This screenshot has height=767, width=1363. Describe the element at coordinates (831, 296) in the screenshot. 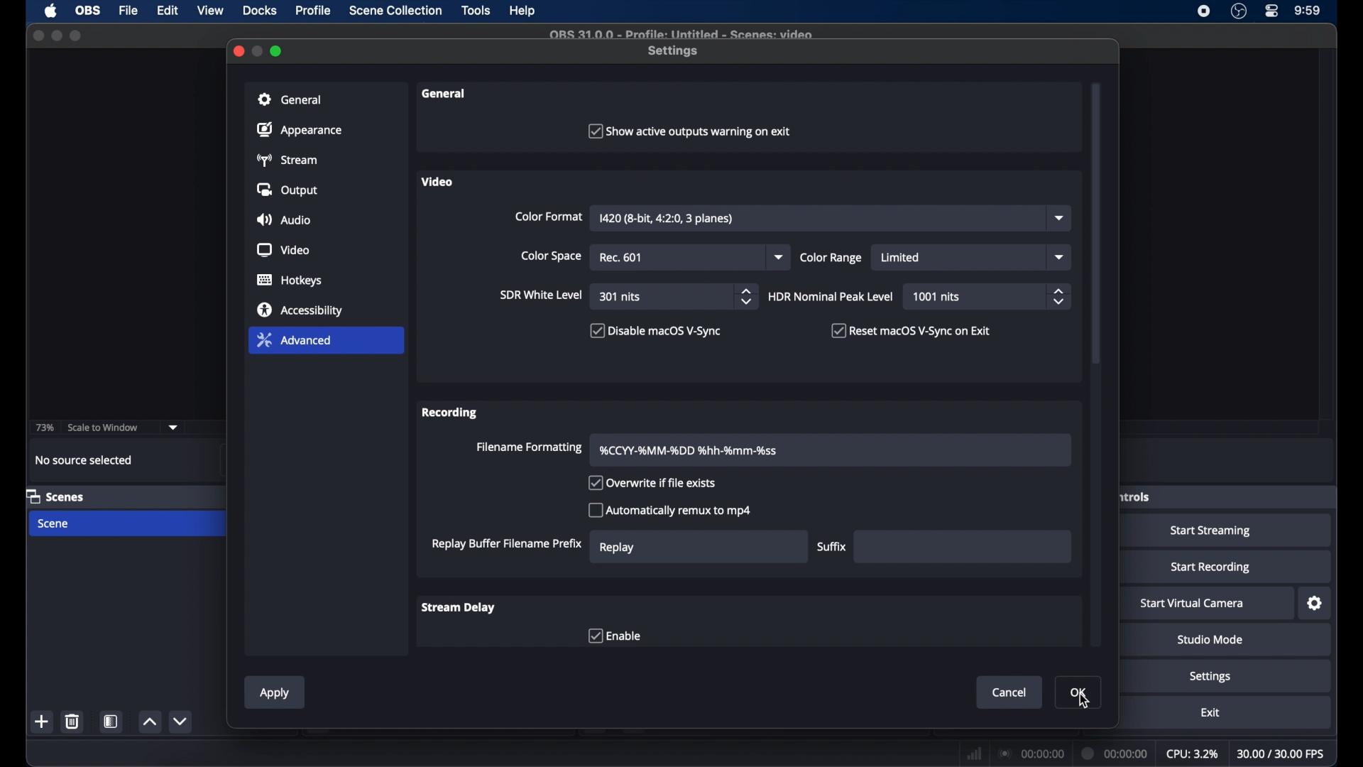

I see `HDR nominal peal level` at that location.